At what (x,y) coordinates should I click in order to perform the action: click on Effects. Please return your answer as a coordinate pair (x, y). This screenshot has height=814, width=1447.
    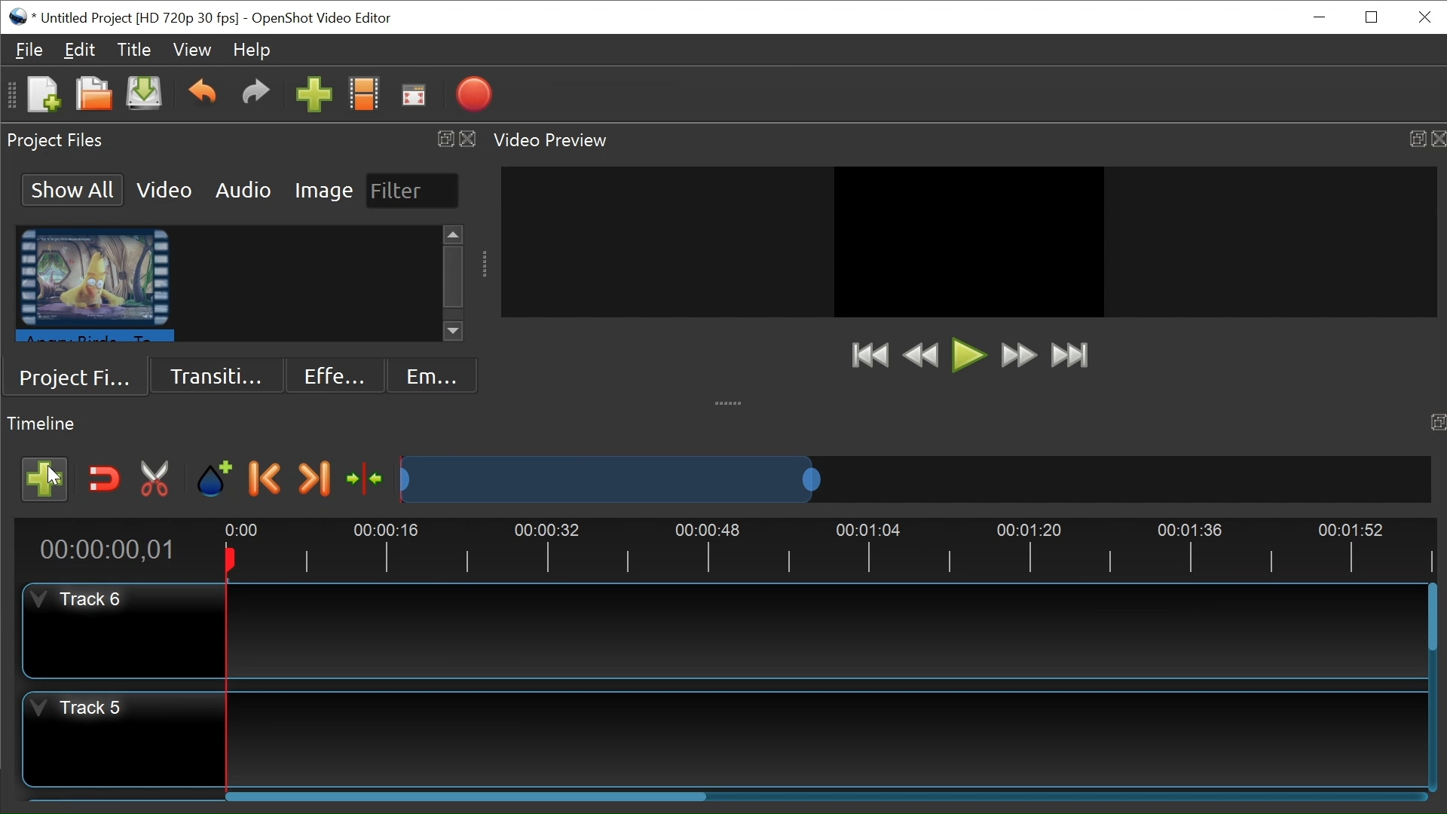
    Looking at the image, I should click on (337, 376).